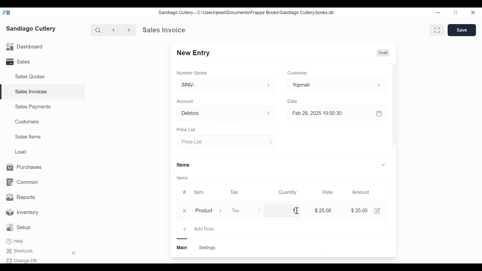 This screenshot has width=482, height=271. Describe the element at coordinates (226, 114) in the screenshot. I see `Account p` at that location.